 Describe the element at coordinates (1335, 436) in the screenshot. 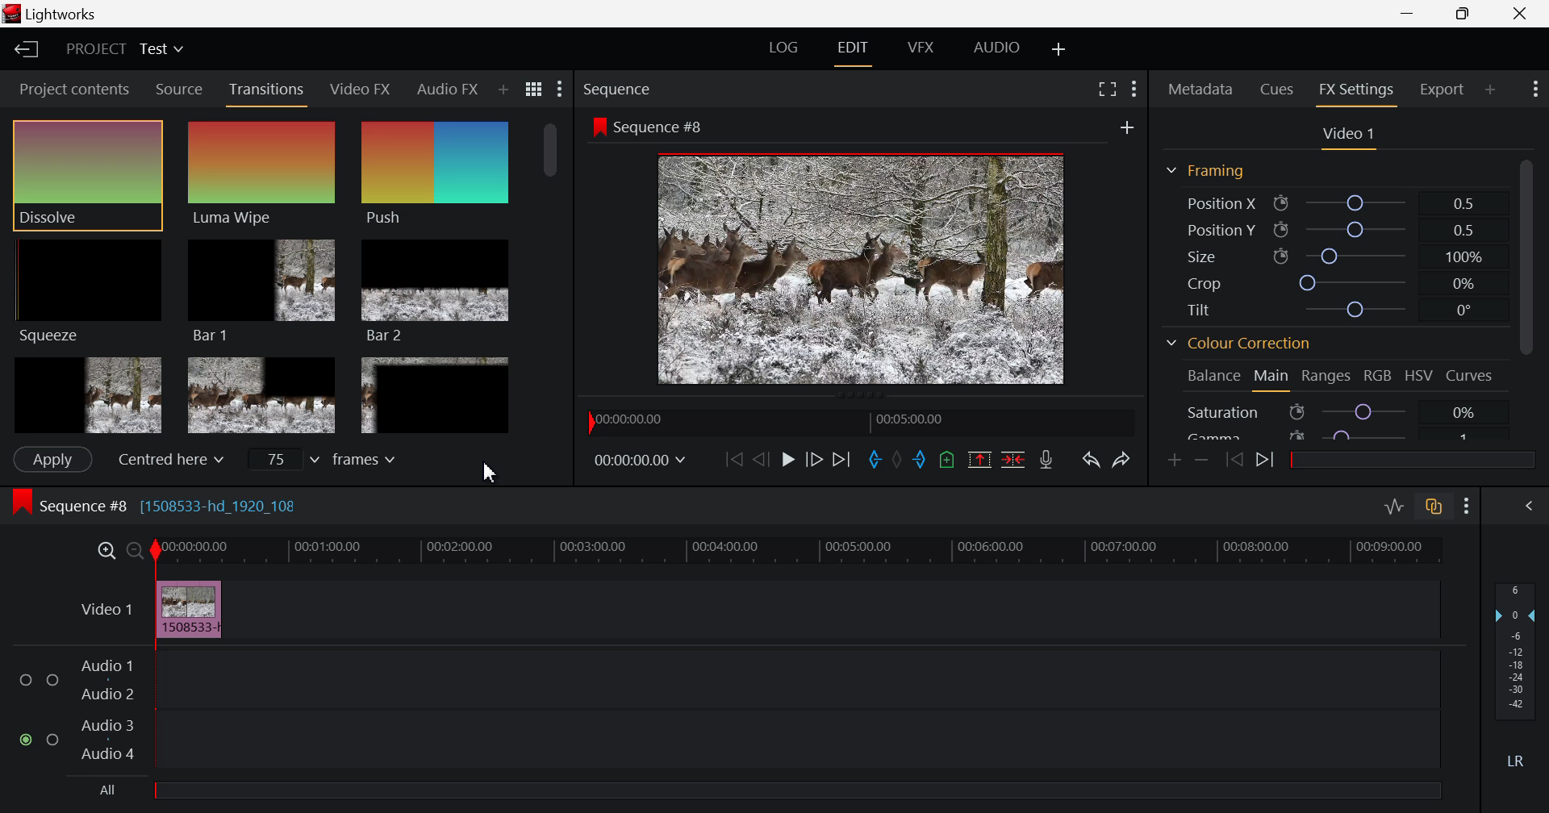

I see `Gamma` at that location.